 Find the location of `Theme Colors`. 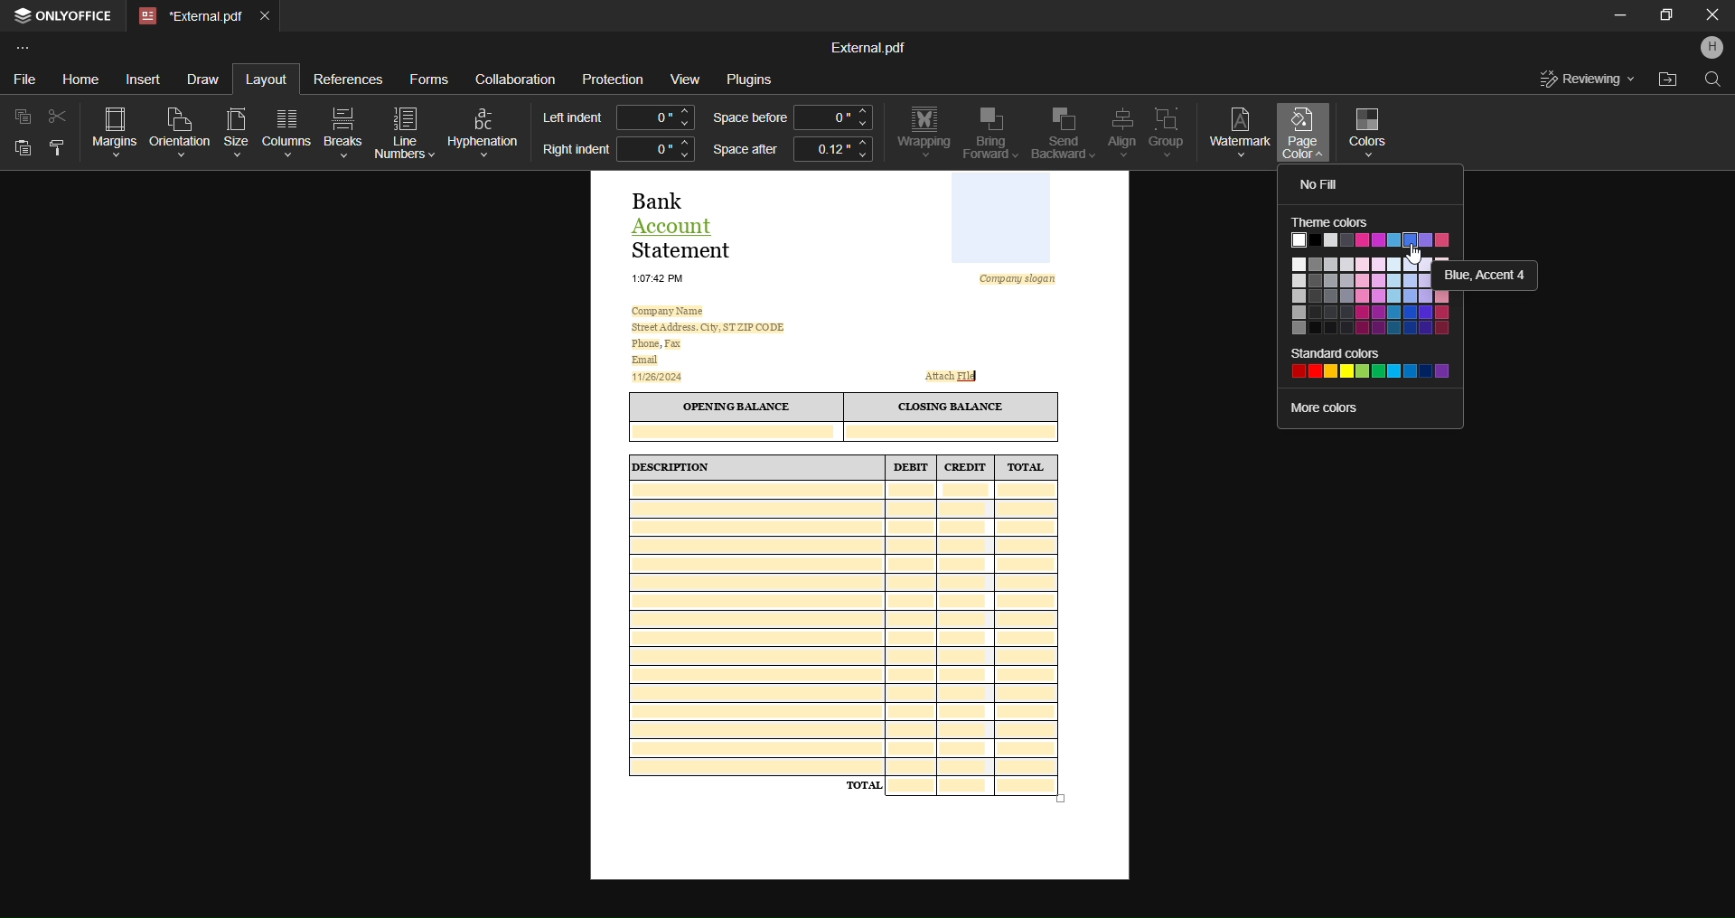

Theme Colors is located at coordinates (1334, 221).